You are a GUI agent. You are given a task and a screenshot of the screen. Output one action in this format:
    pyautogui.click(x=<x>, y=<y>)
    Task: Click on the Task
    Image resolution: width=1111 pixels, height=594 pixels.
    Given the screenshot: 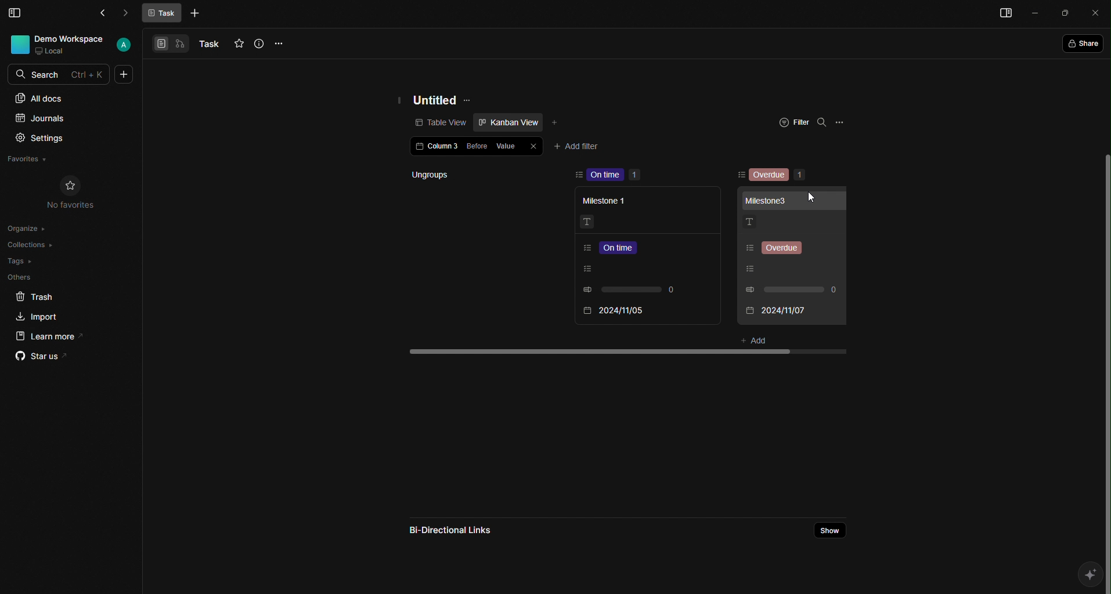 What is the action you would take?
    pyautogui.click(x=162, y=13)
    